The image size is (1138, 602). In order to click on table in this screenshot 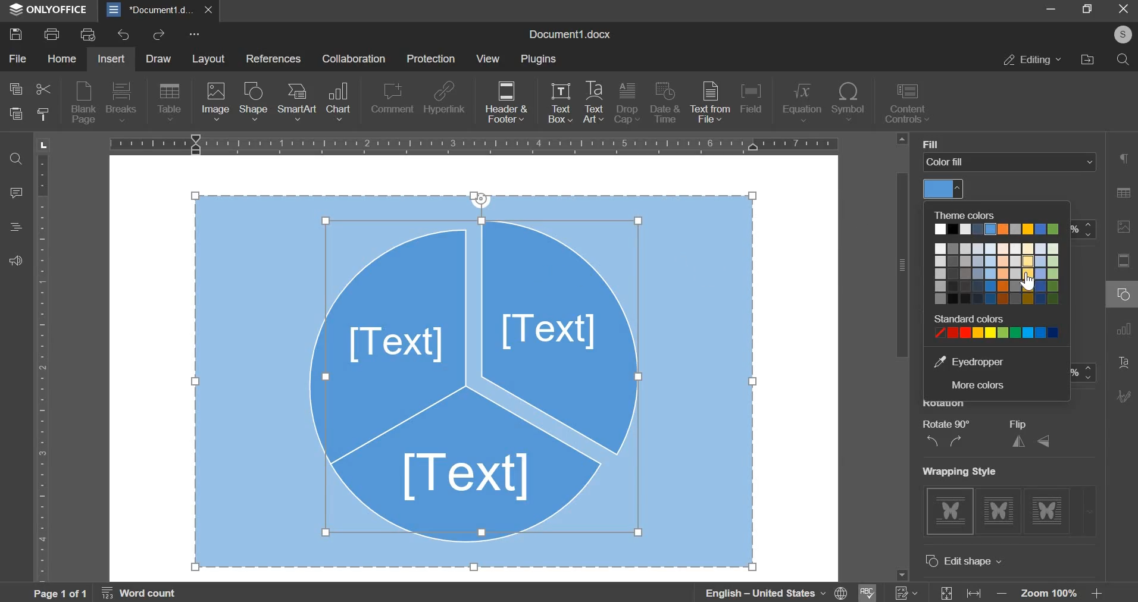, I will do `click(170, 103)`.